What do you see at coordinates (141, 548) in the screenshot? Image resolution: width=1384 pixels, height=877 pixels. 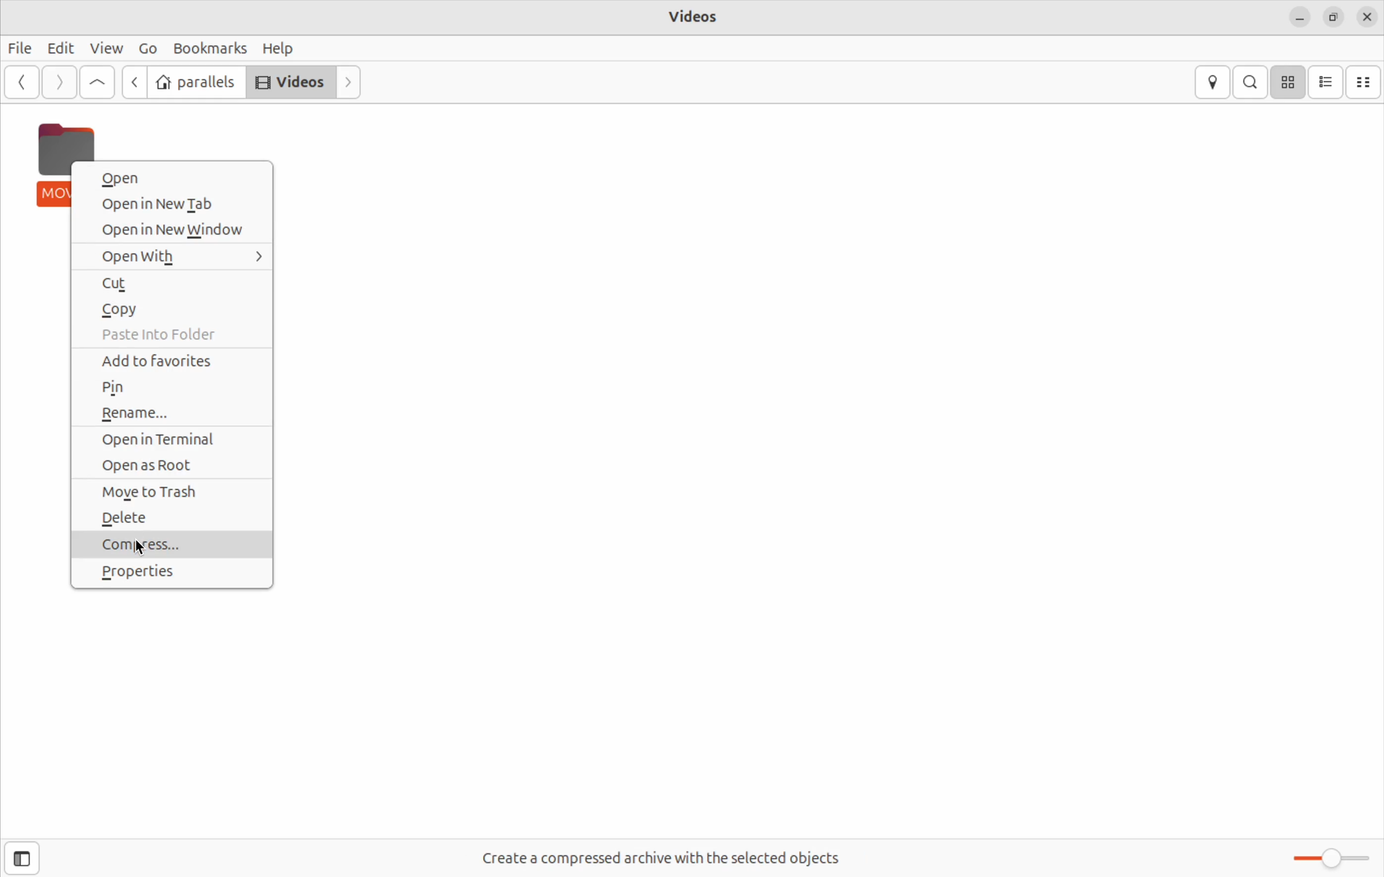 I see `Cursor` at bounding box center [141, 548].